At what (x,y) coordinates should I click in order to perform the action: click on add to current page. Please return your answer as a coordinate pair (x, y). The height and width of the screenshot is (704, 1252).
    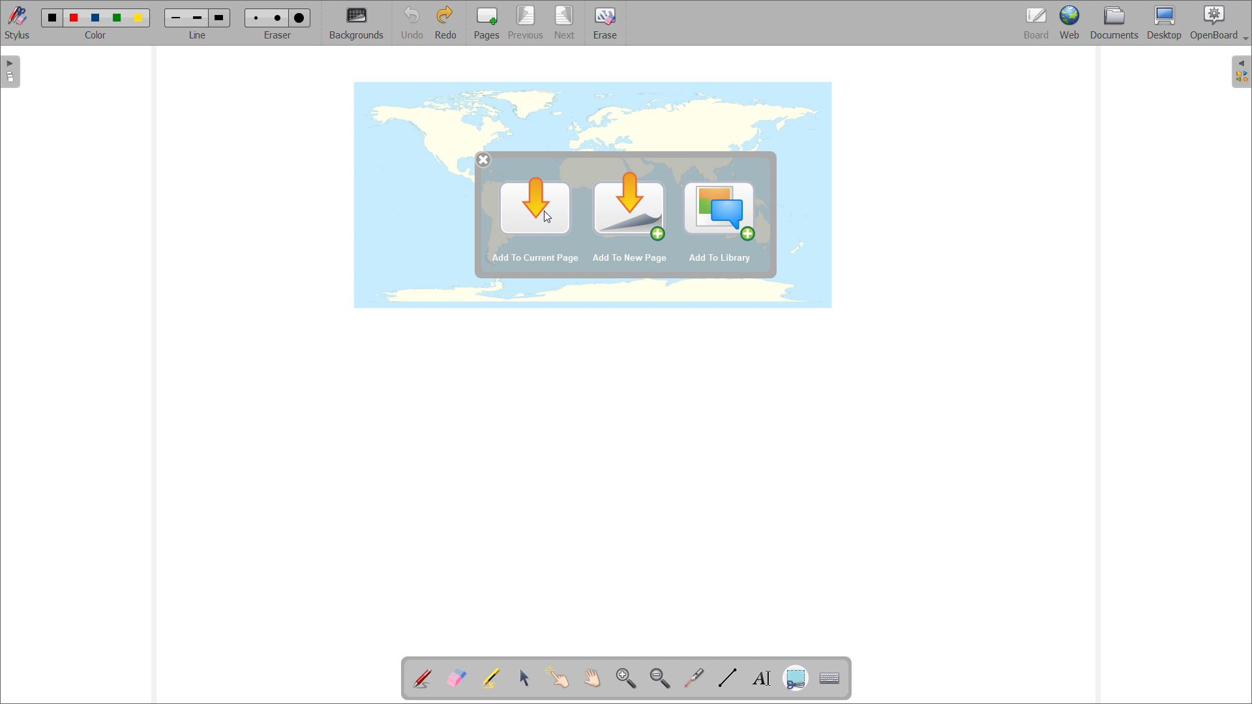
    Looking at the image, I should click on (534, 259).